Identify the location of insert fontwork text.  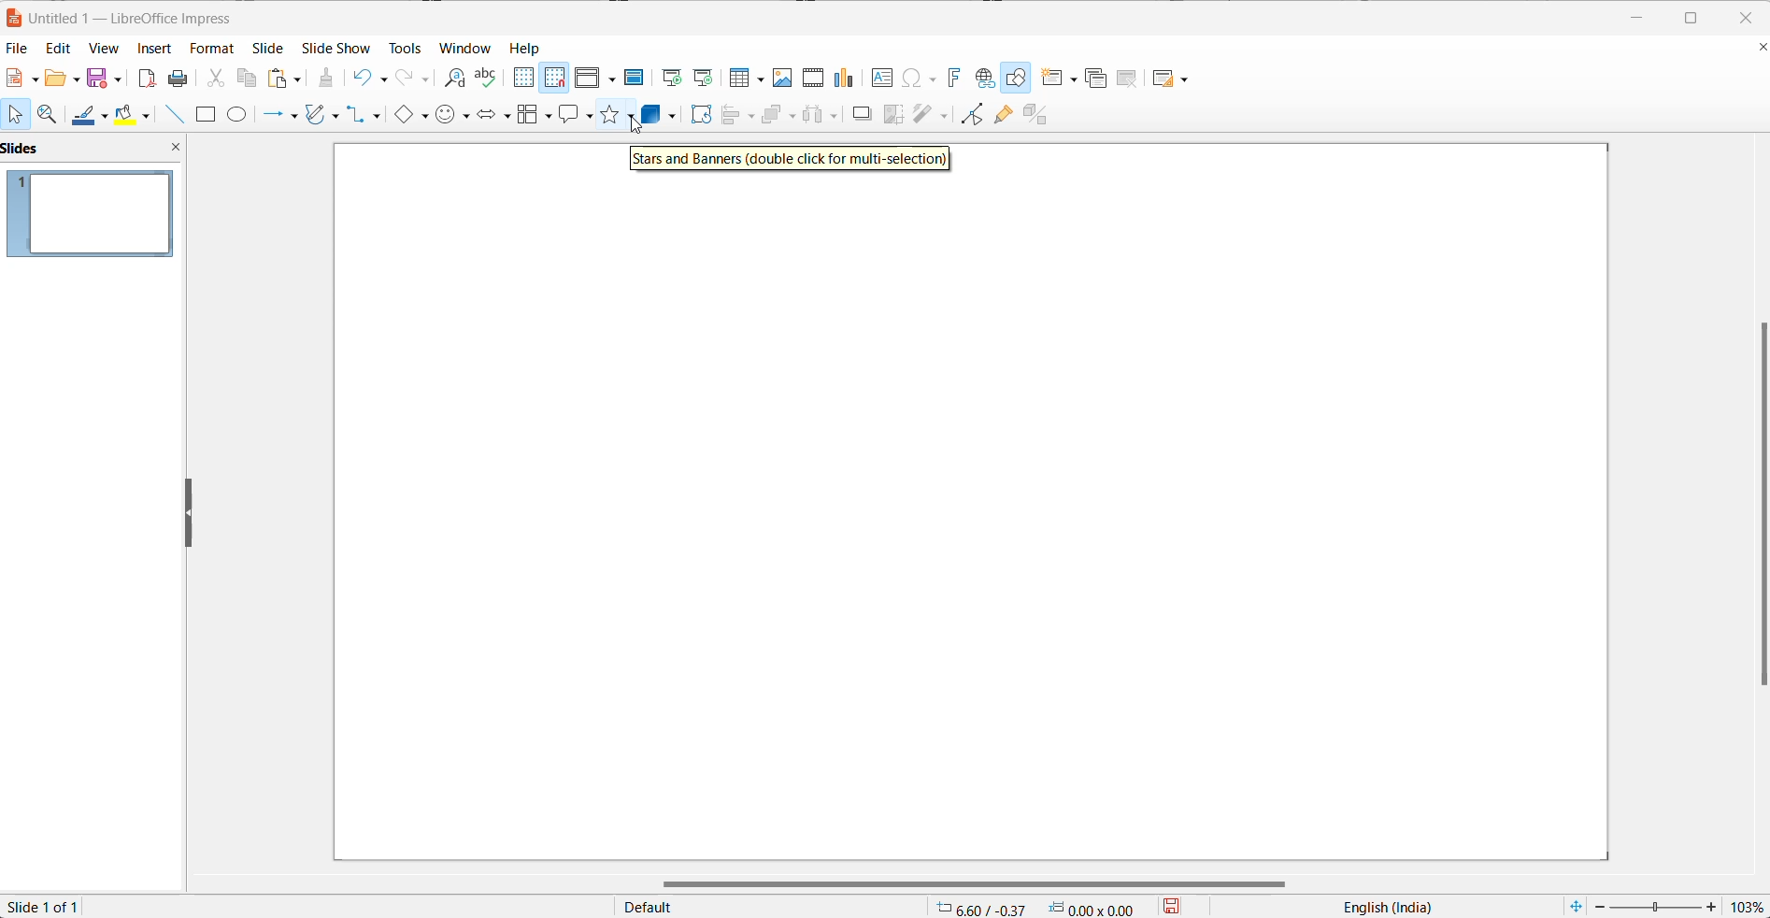
(950, 78).